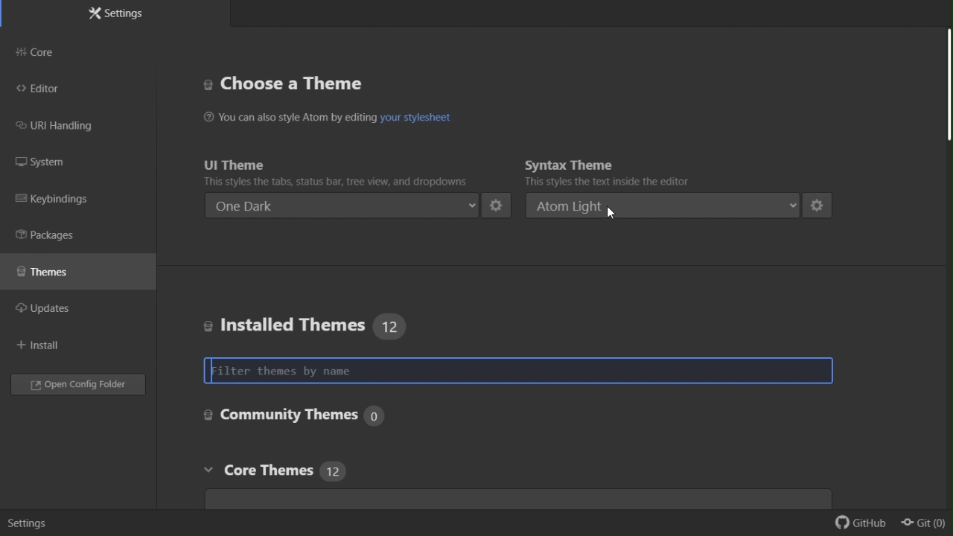 This screenshot has width=953, height=536. Describe the element at coordinates (293, 86) in the screenshot. I see `Choose a theme` at that location.